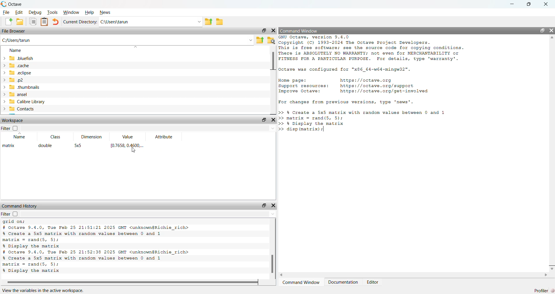  I want to click on Name, so click(17, 51).